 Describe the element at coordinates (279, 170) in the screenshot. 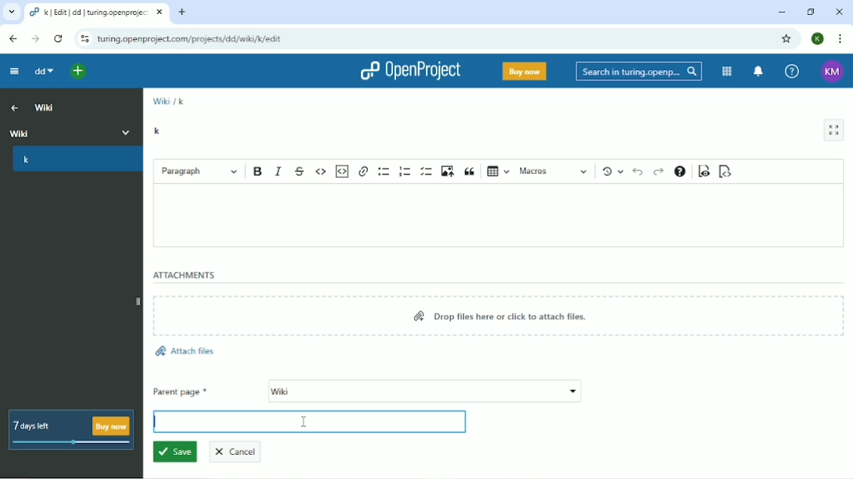

I see `Italic` at that location.